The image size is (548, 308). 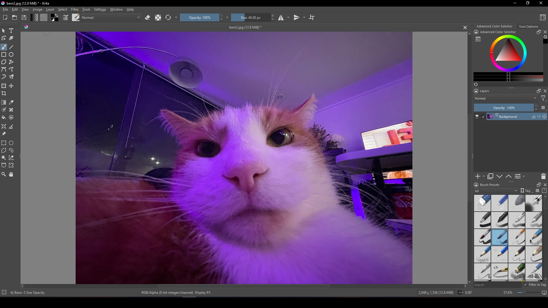 What do you see at coordinates (63, 9) in the screenshot?
I see `Select` at bounding box center [63, 9].